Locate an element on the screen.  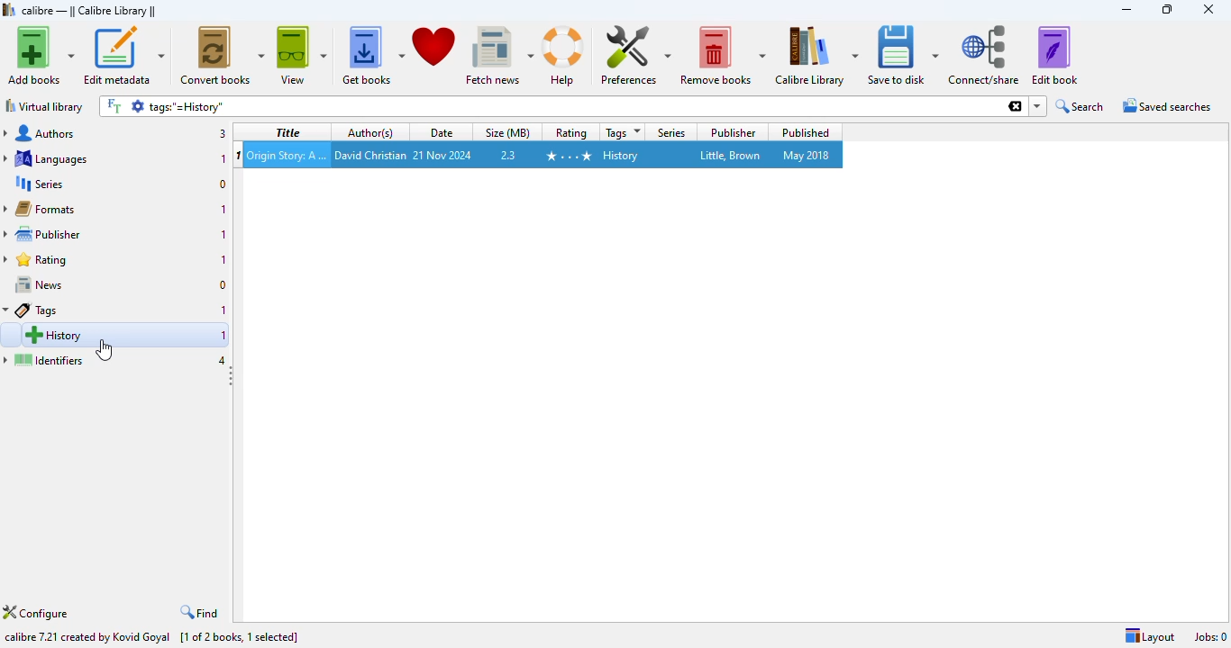
rating is located at coordinates (37, 260).